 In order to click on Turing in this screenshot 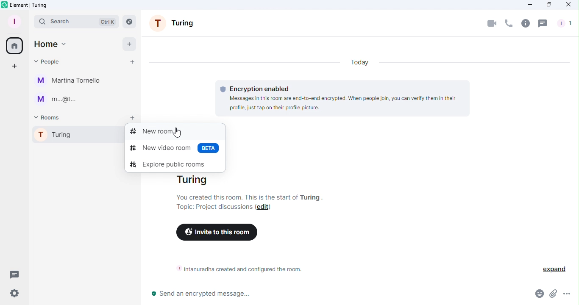, I will do `click(73, 136)`.